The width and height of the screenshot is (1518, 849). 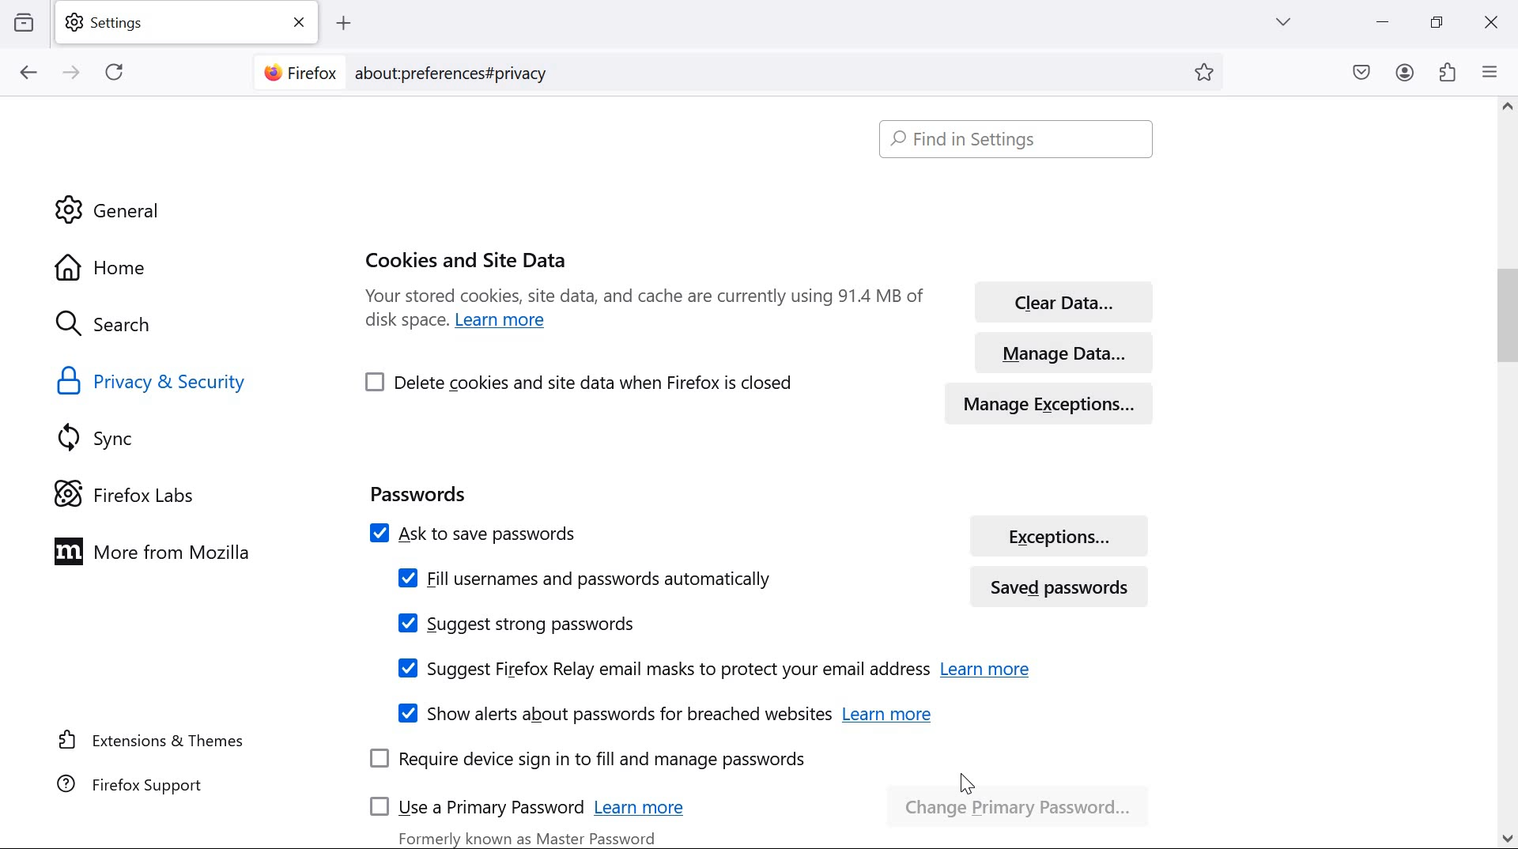 I want to click on Clear Data..., so click(x=1059, y=298).